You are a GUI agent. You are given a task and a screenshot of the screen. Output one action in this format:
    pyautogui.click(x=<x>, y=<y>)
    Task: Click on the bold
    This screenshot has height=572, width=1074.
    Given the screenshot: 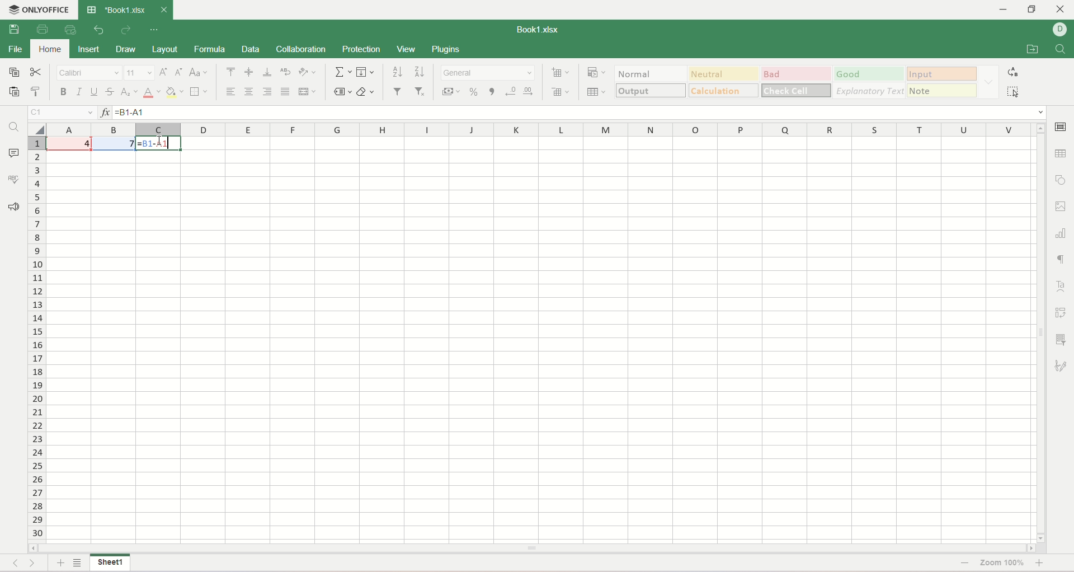 What is the action you would take?
    pyautogui.click(x=64, y=92)
    